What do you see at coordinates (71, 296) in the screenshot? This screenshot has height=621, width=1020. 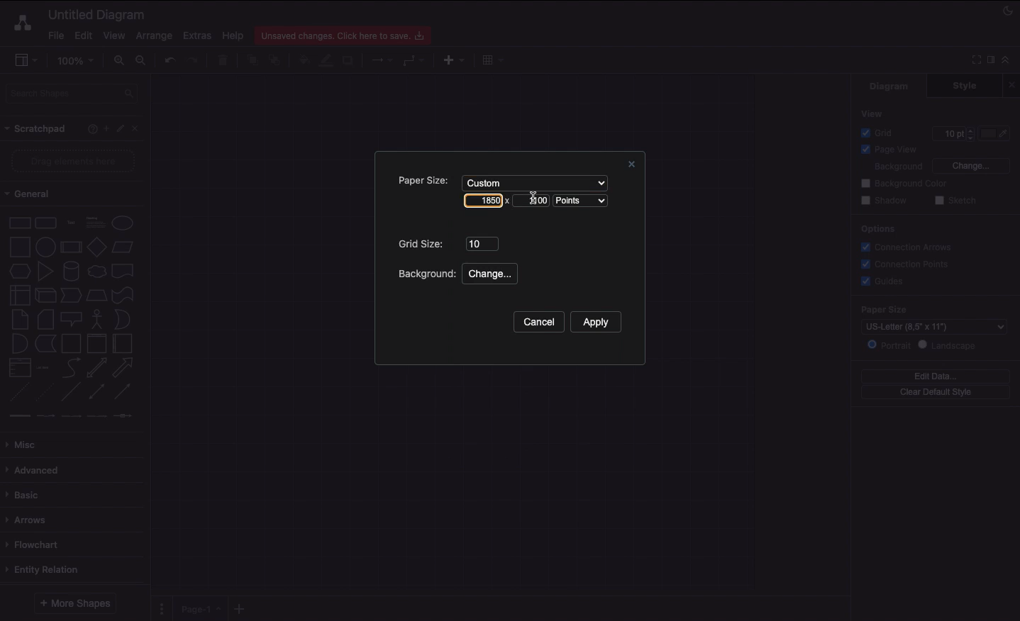 I see `Step` at bounding box center [71, 296].